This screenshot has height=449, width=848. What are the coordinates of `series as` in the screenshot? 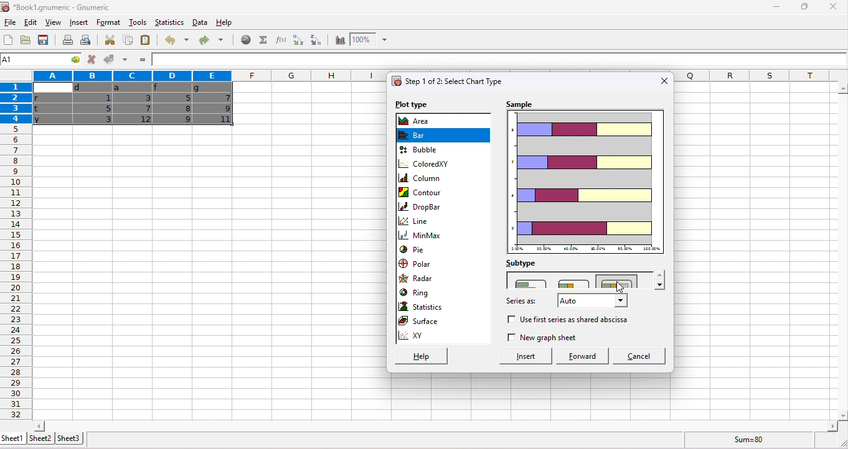 It's located at (522, 302).